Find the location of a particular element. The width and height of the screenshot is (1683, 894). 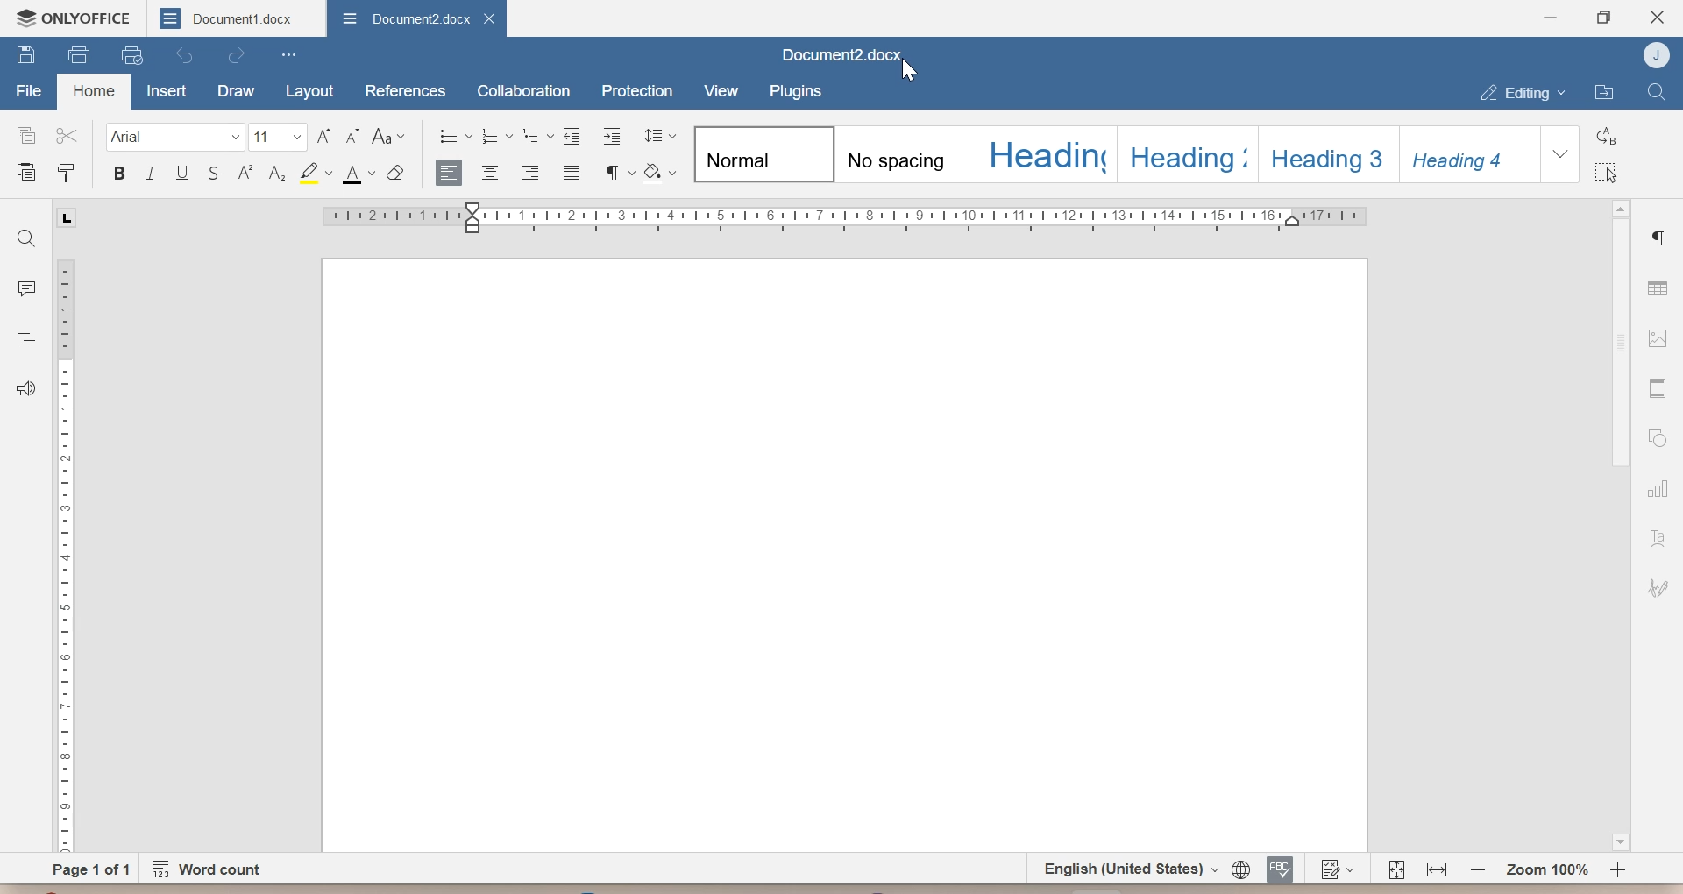

Copy style is located at coordinates (67, 169).